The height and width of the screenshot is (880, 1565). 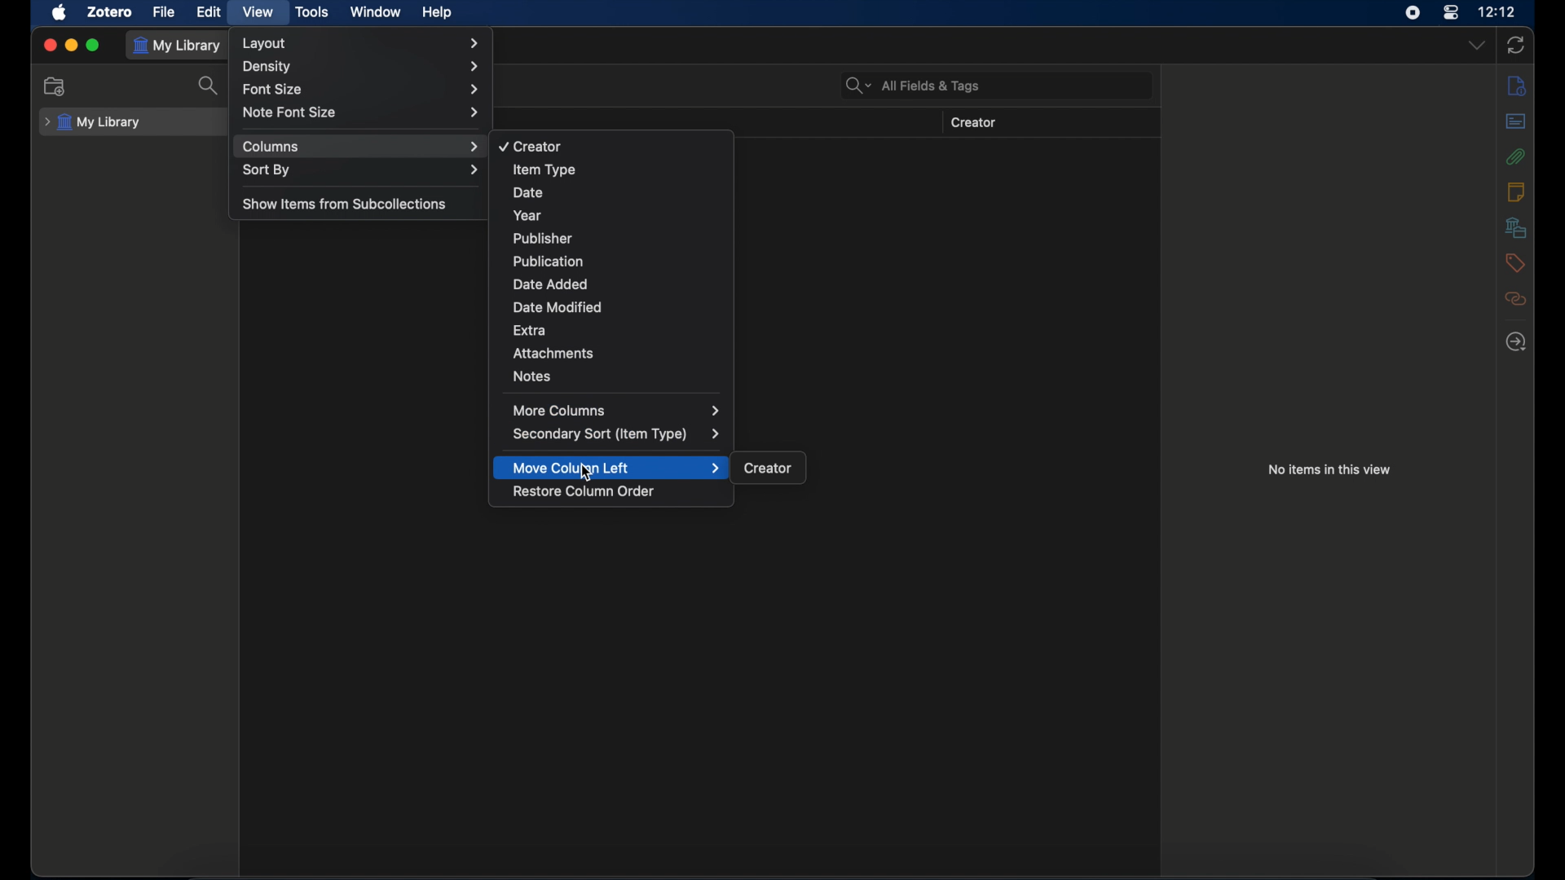 What do you see at coordinates (209, 86) in the screenshot?
I see `search` at bounding box center [209, 86].